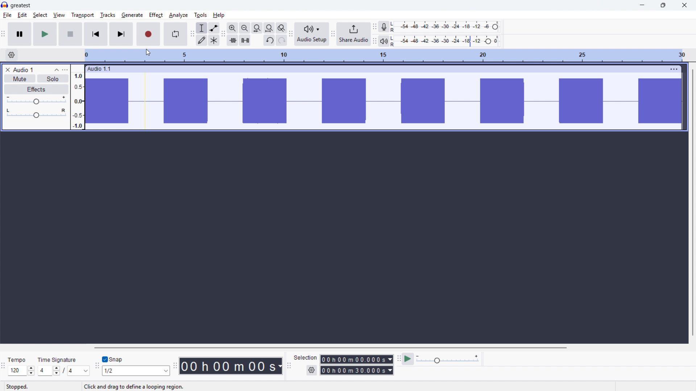 Image resolution: width=696 pixels, height=391 pixels. Describe the element at coordinates (192, 35) in the screenshot. I see `tools toolbar` at that location.